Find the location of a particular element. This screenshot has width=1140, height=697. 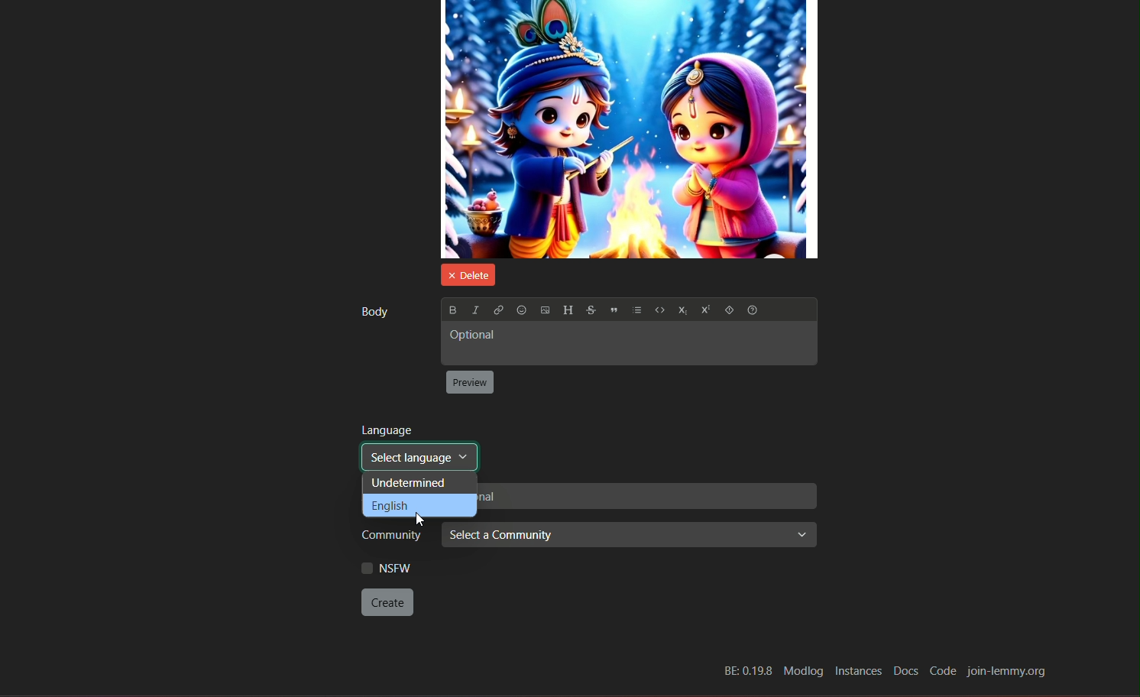

Create is located at coordinates (388, 602).